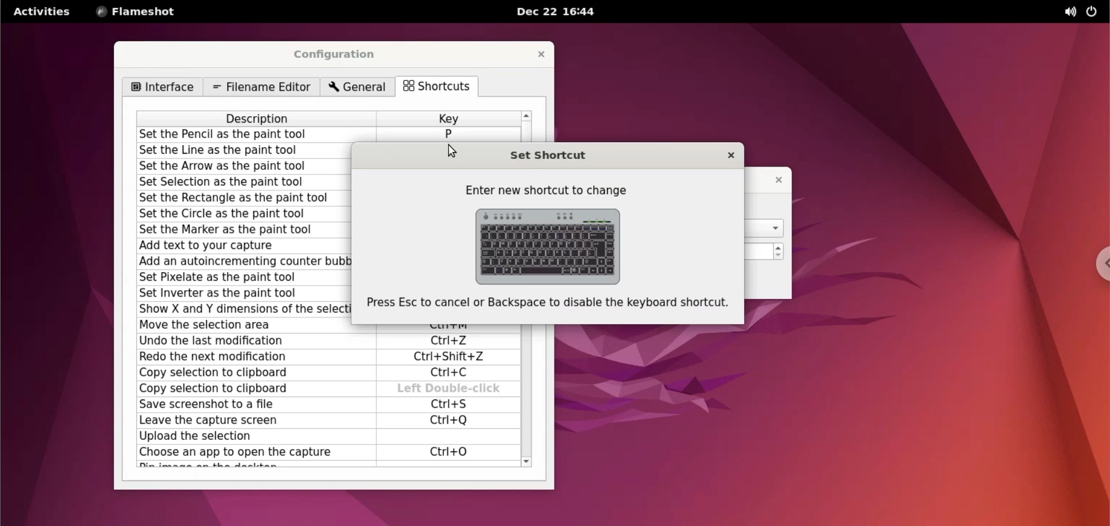 This screenshot has width=1110, height=526. Describe the element at coordinates (250, 358) in the screenshot. I see `redo the next modification` at that location.